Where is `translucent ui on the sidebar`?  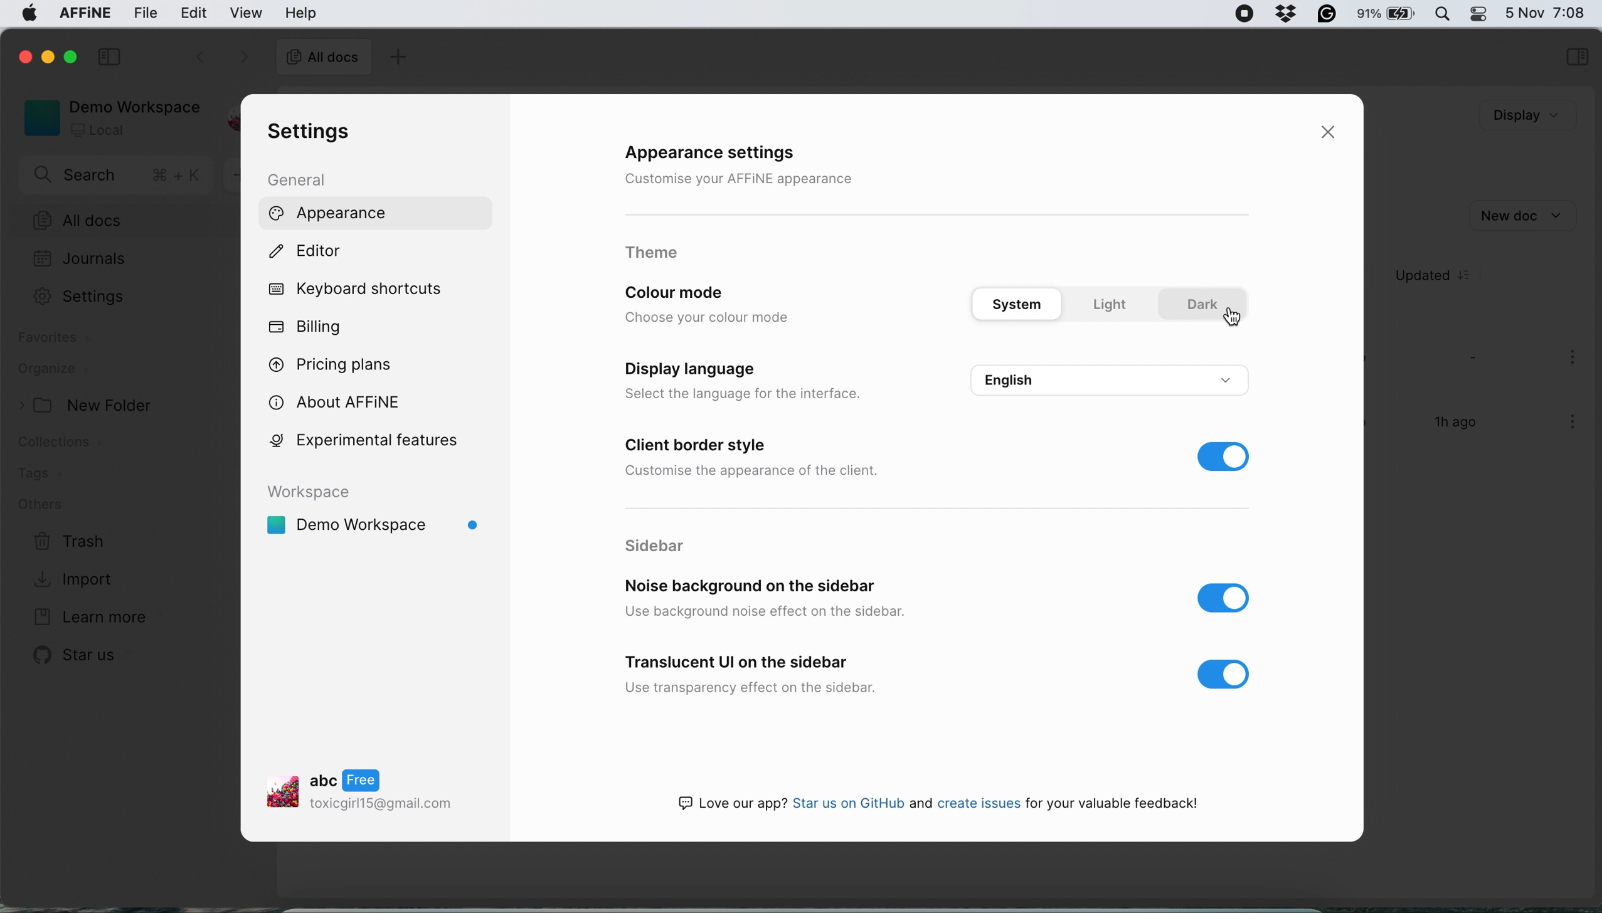 translucent ui on the sidebar is located at coordinates (740, 661).